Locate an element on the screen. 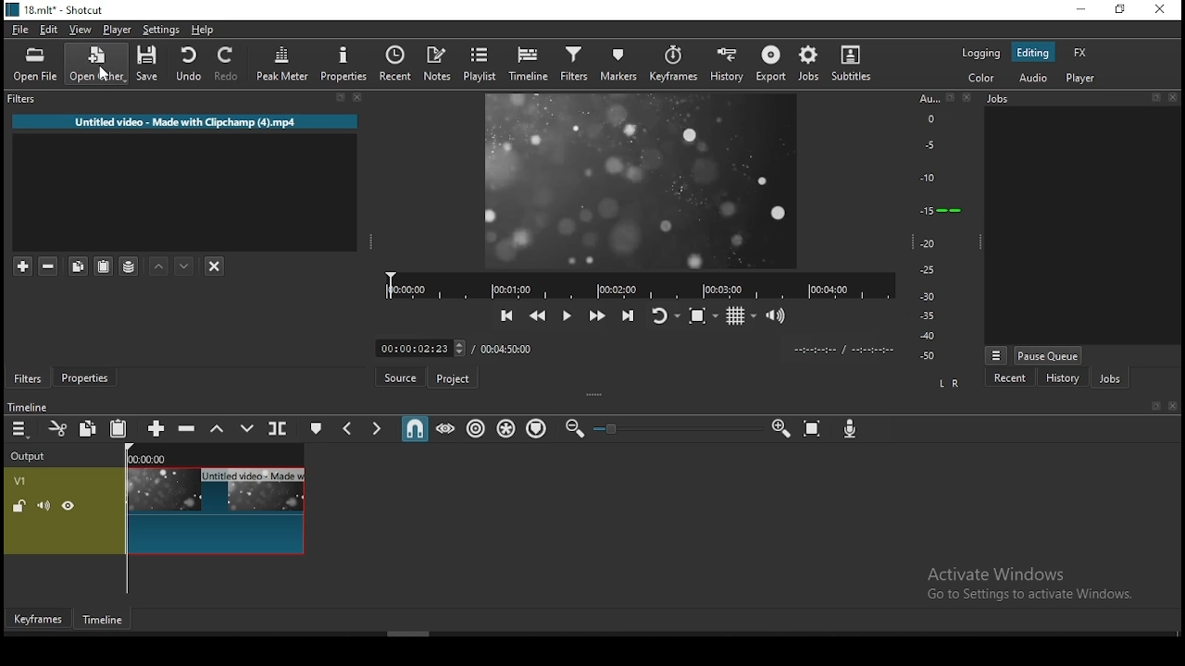 The width and height of the screenshot is (1185, 666). view is located at coordinates (81, 29).